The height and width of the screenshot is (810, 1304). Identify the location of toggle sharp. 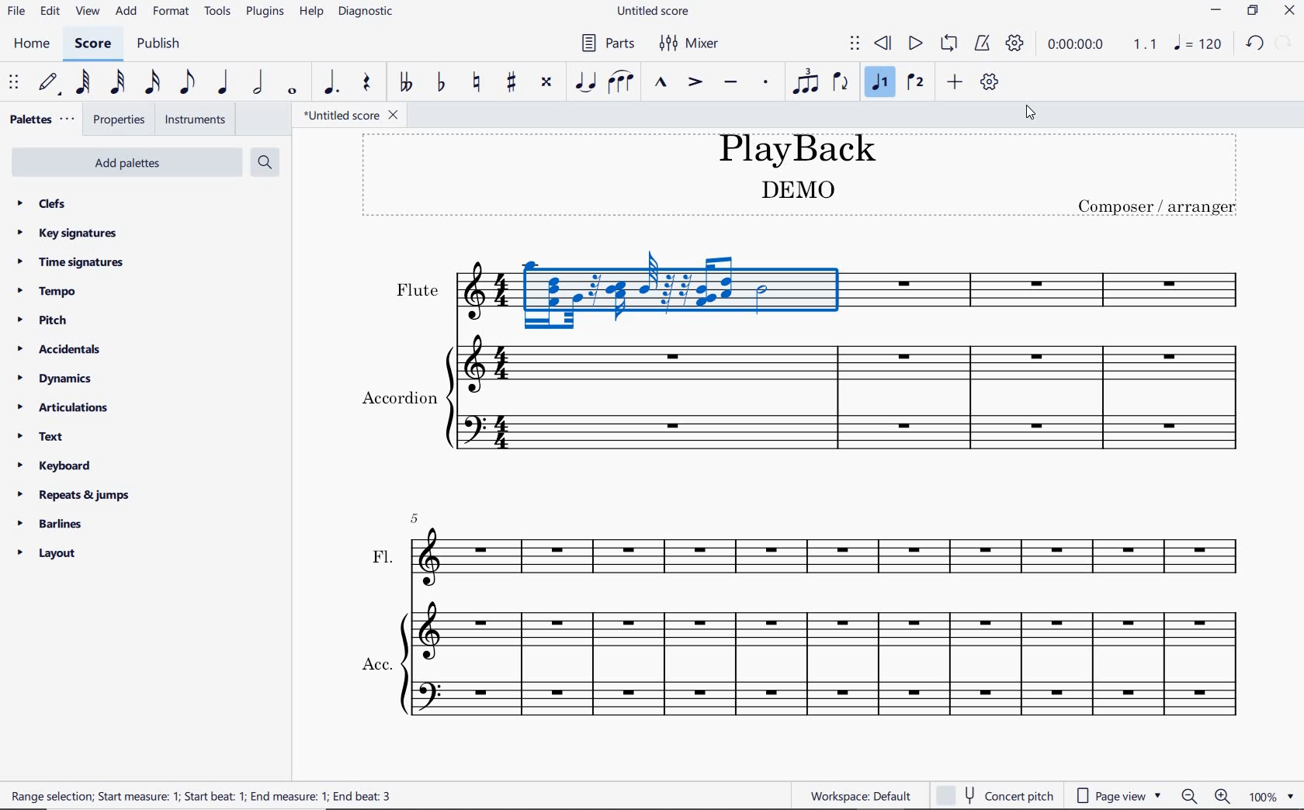
(509, 81).